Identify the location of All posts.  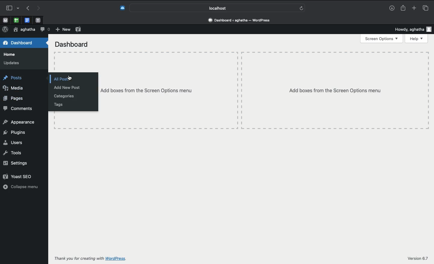
(57, 79).